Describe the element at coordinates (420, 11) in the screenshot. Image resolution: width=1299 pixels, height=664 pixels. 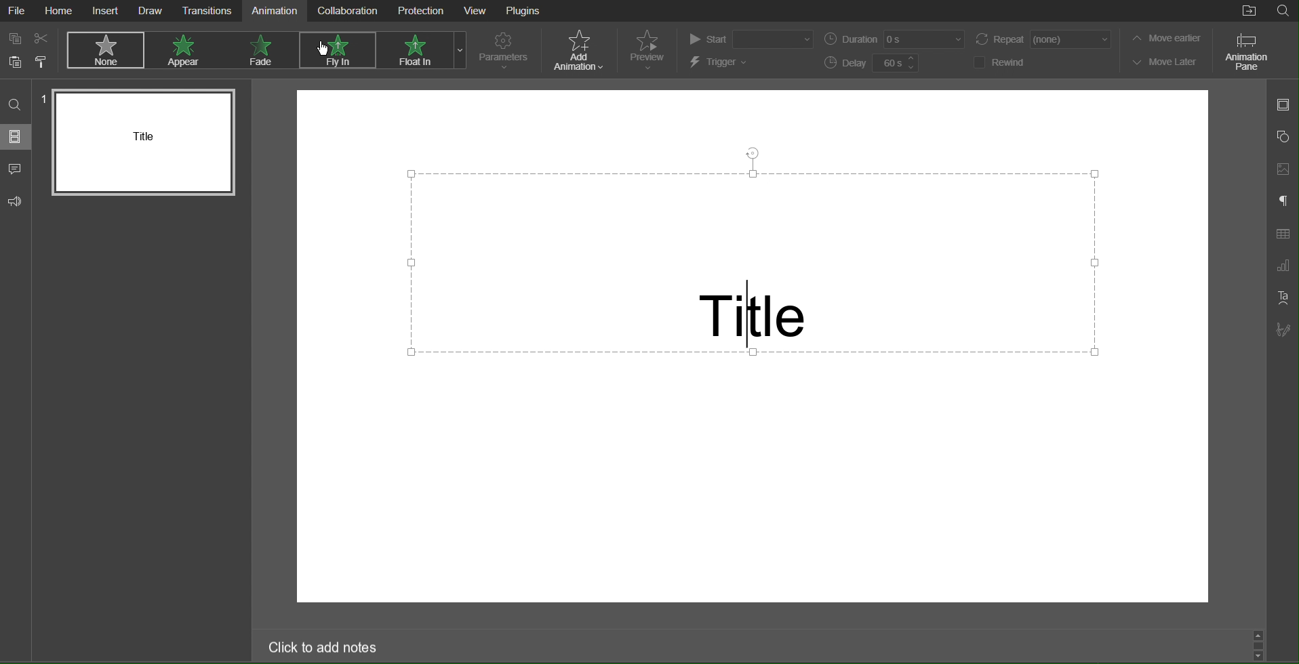
I see `Protection` at that location.